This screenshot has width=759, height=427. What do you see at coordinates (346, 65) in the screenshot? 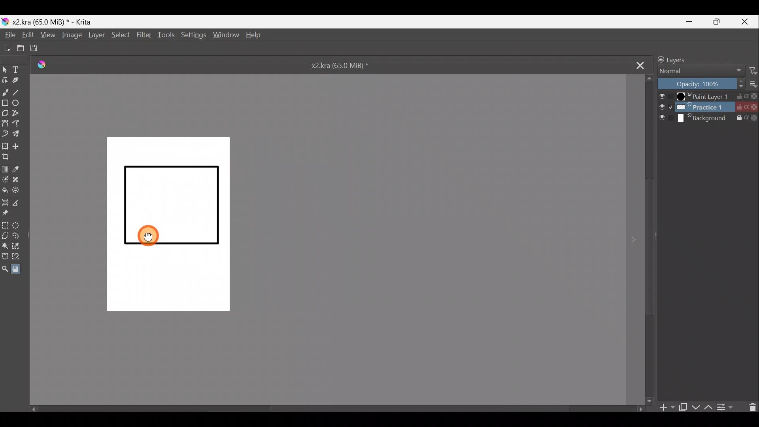
I see `x2.kra (65.0 MiB) *` at bounding box center [346, 65].